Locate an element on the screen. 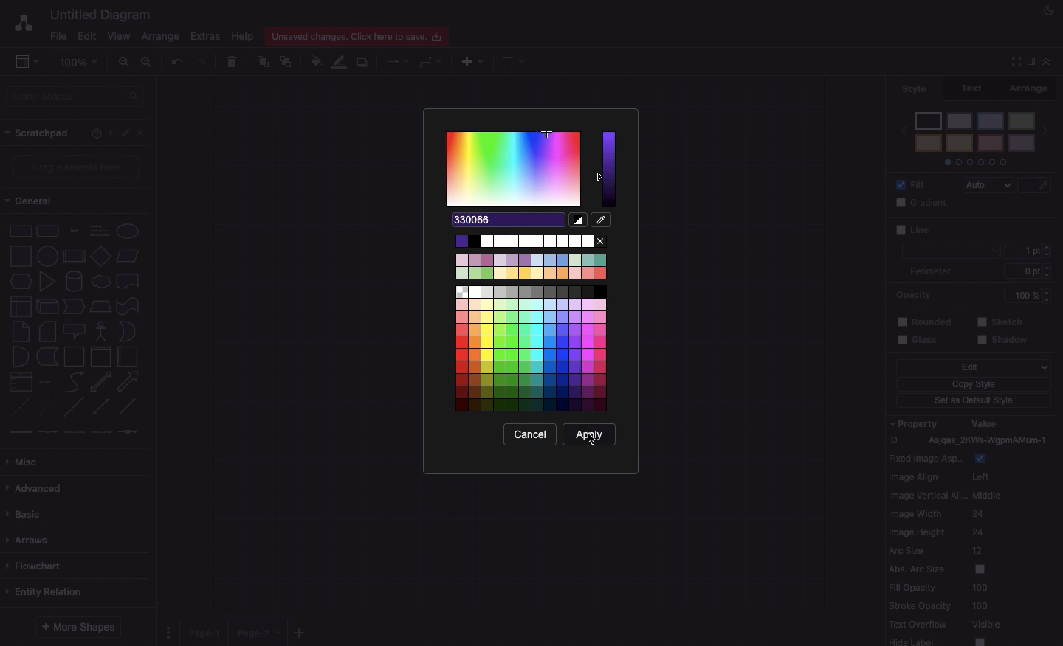  Edit is located at coordinates (973, 367).